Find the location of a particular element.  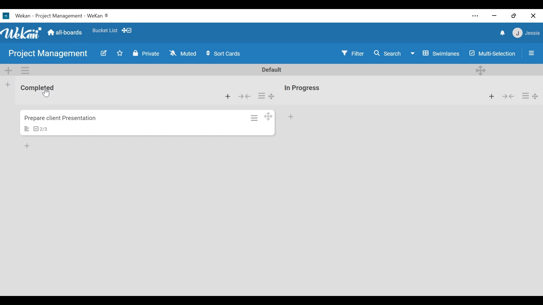

Sidebar is located at coordinates (531, 53).